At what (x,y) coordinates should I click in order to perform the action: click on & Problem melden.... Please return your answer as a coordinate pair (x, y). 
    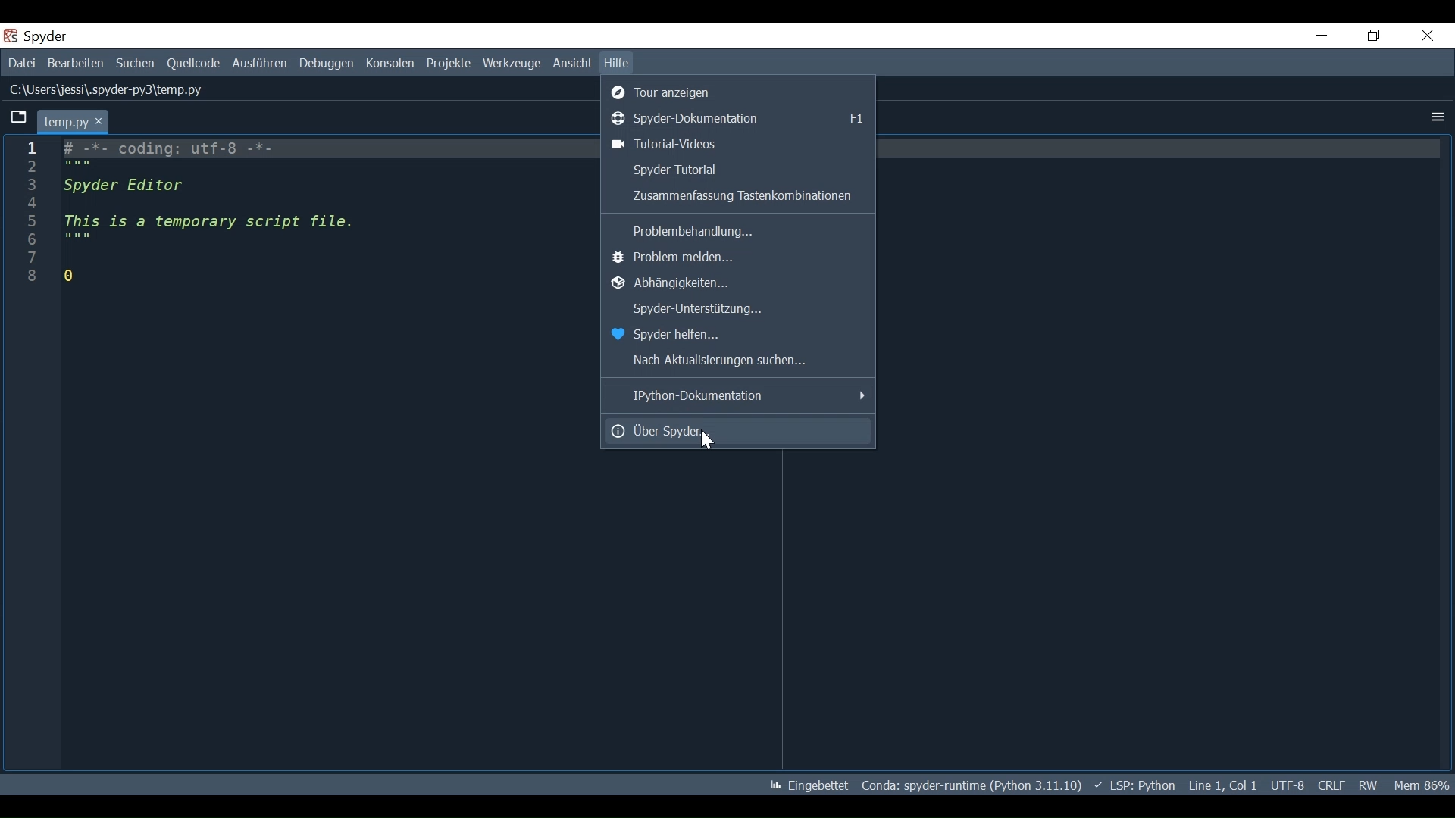
    Looking at the image, I should click on (681, 258).